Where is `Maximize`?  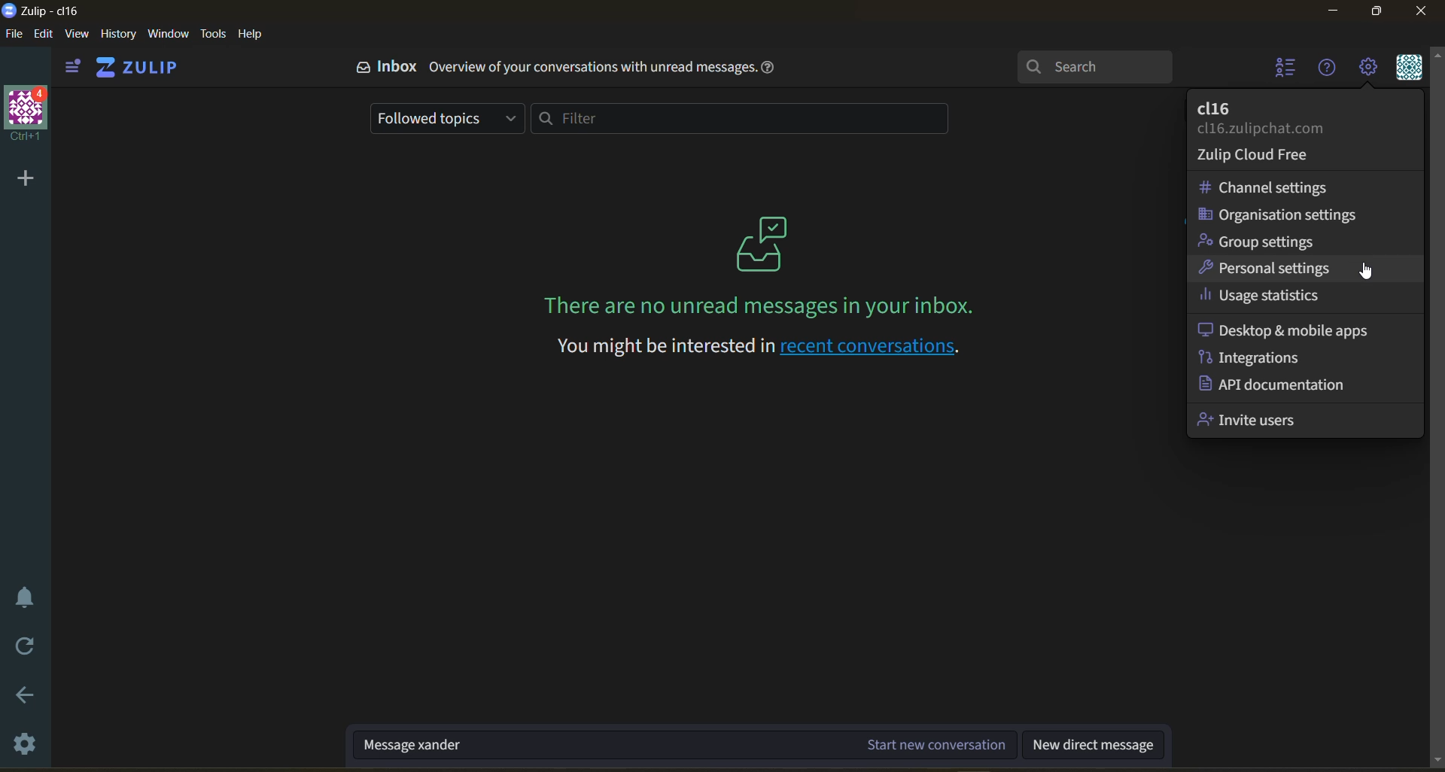 Maximize is located at coordinates (1380, 14).